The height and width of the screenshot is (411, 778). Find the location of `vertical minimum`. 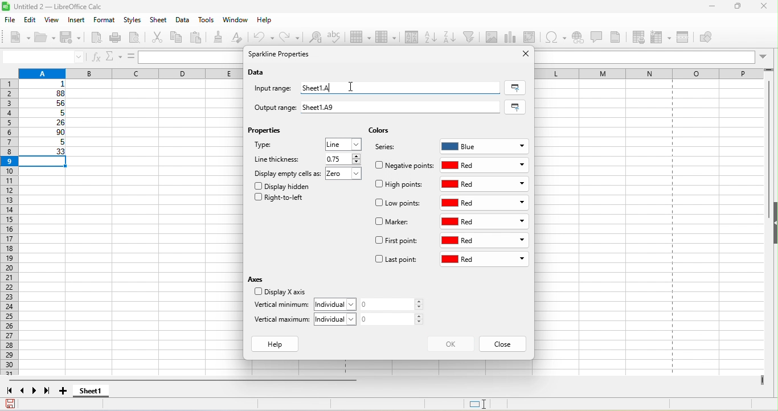

vertical minimum is located at coordinates (281, 306).